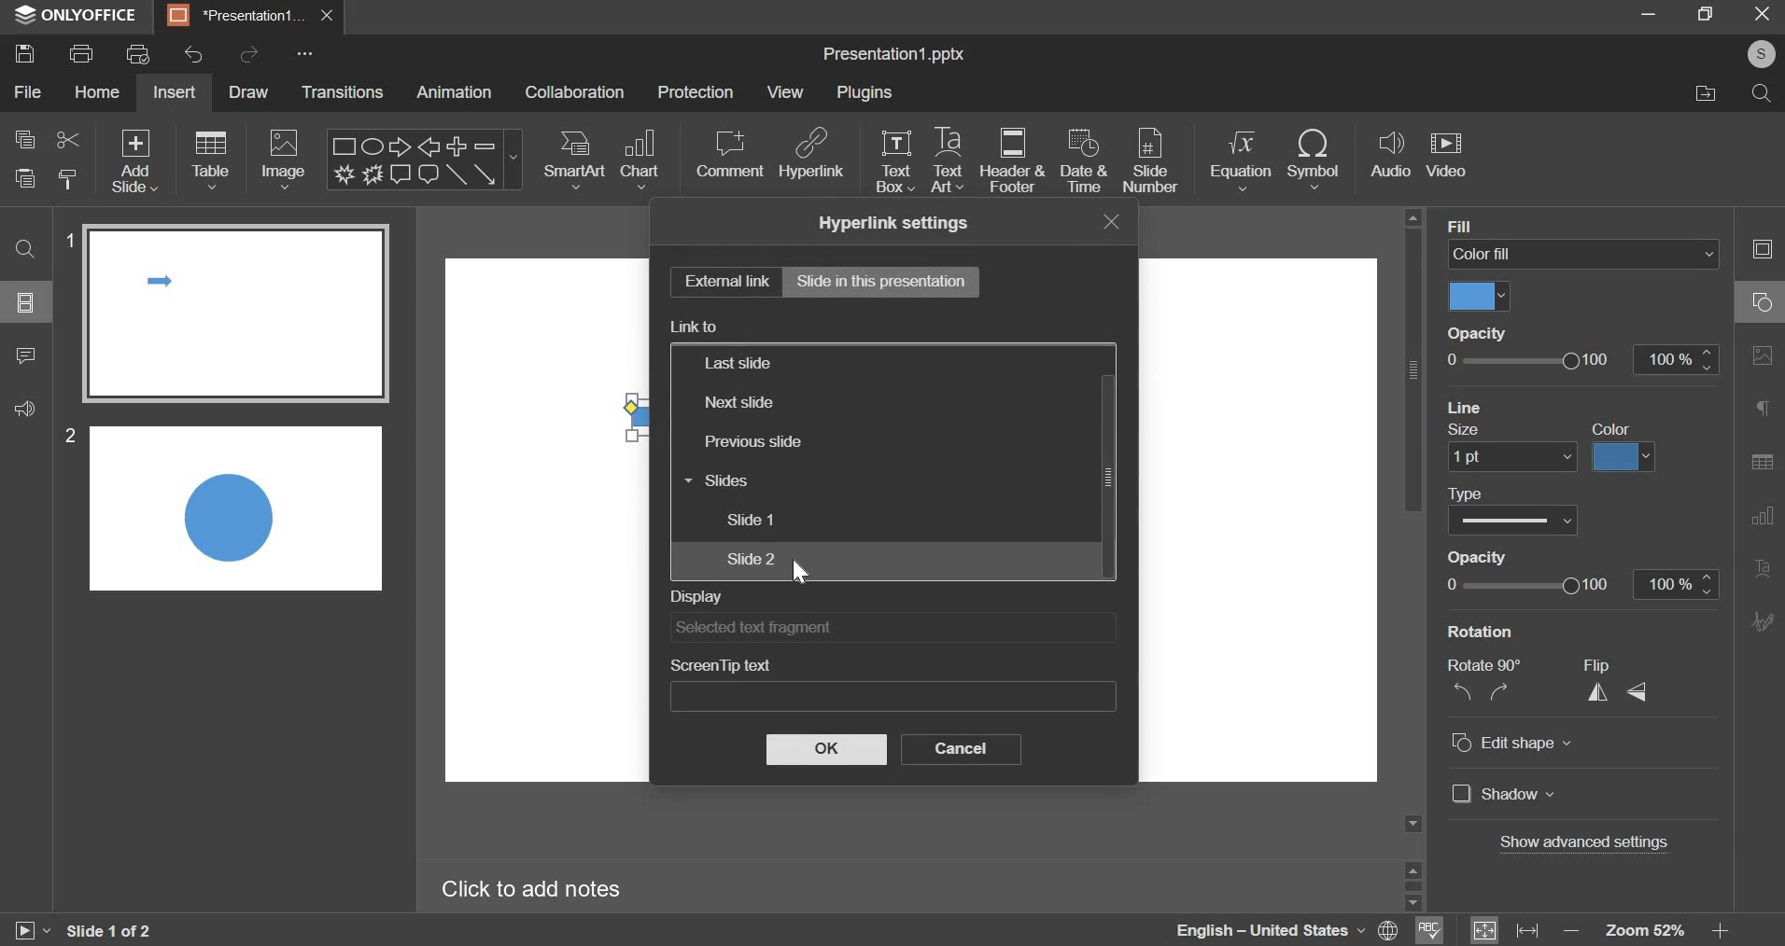  Describe the element at coordinates (1466, 494) in the screenshot. I see `Type` at that location.